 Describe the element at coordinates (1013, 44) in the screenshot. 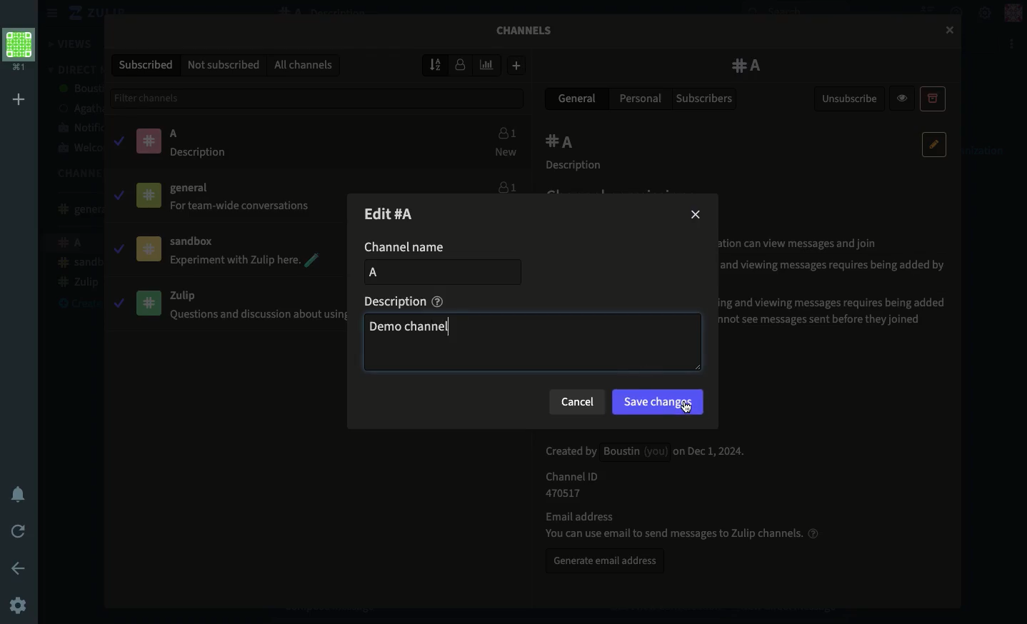

I see `Options` at that location.